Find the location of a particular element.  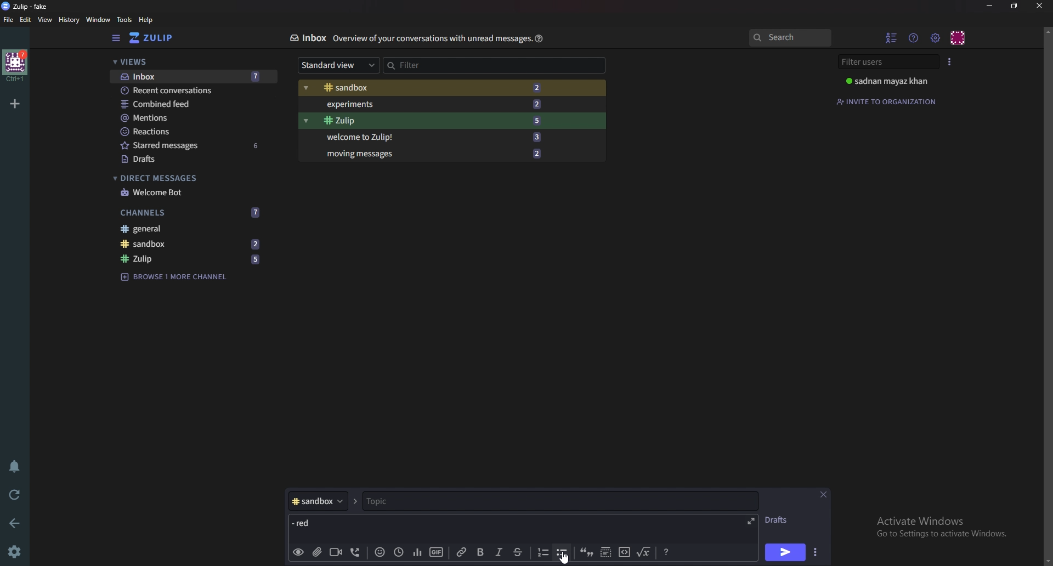

Video call is located at coordinates (335, 551).